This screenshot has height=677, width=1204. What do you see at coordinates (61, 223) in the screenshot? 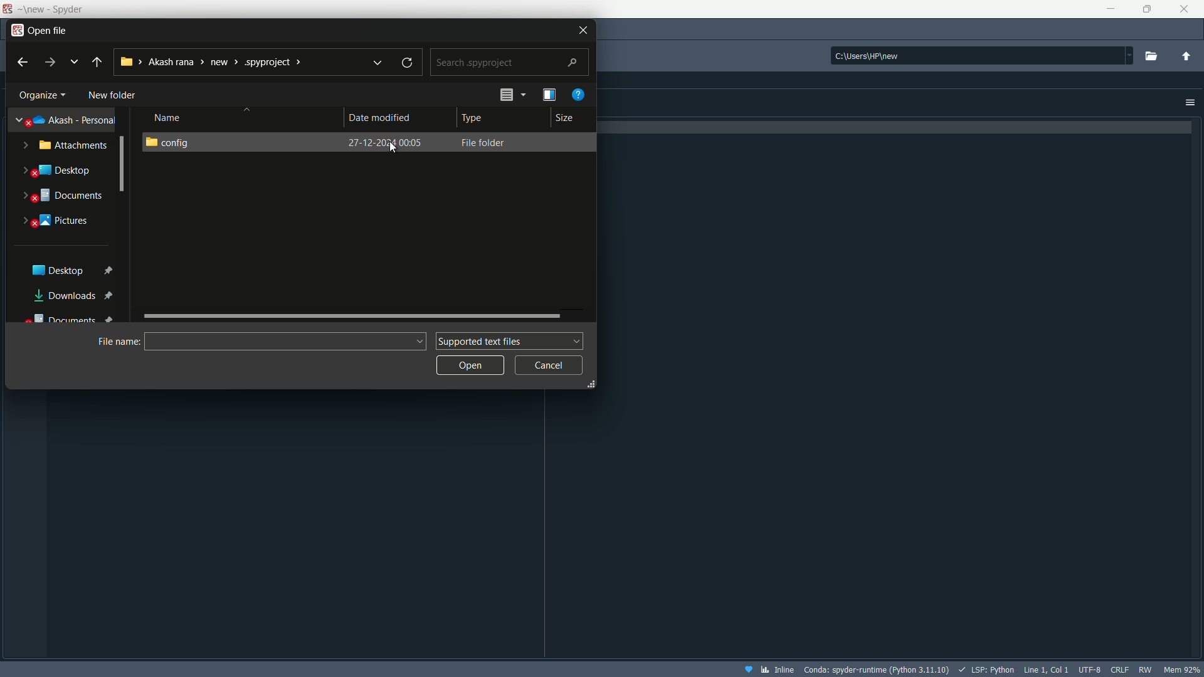
I see `Pictures` at bounding box center [61, 223].